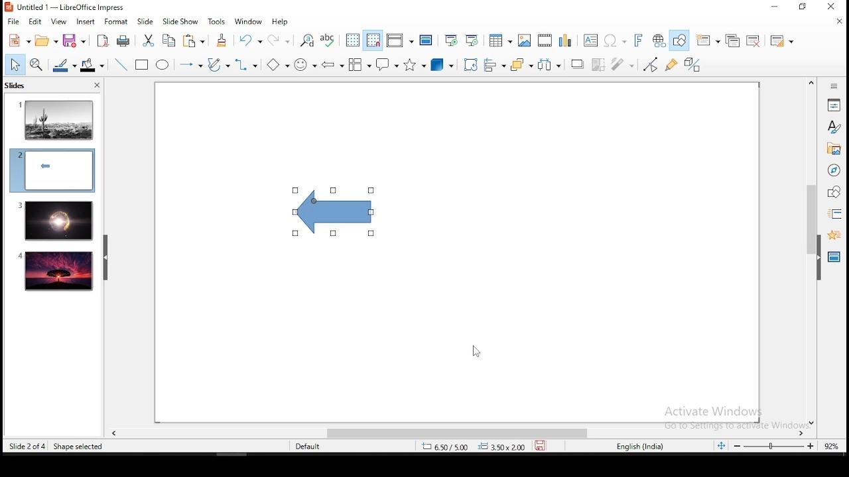 The width and height of the screenshot is (849, 477). What do you see at coordinates (637, 41) in the screenshot?
I see `fontwork text` at bounding box center [637, 41].